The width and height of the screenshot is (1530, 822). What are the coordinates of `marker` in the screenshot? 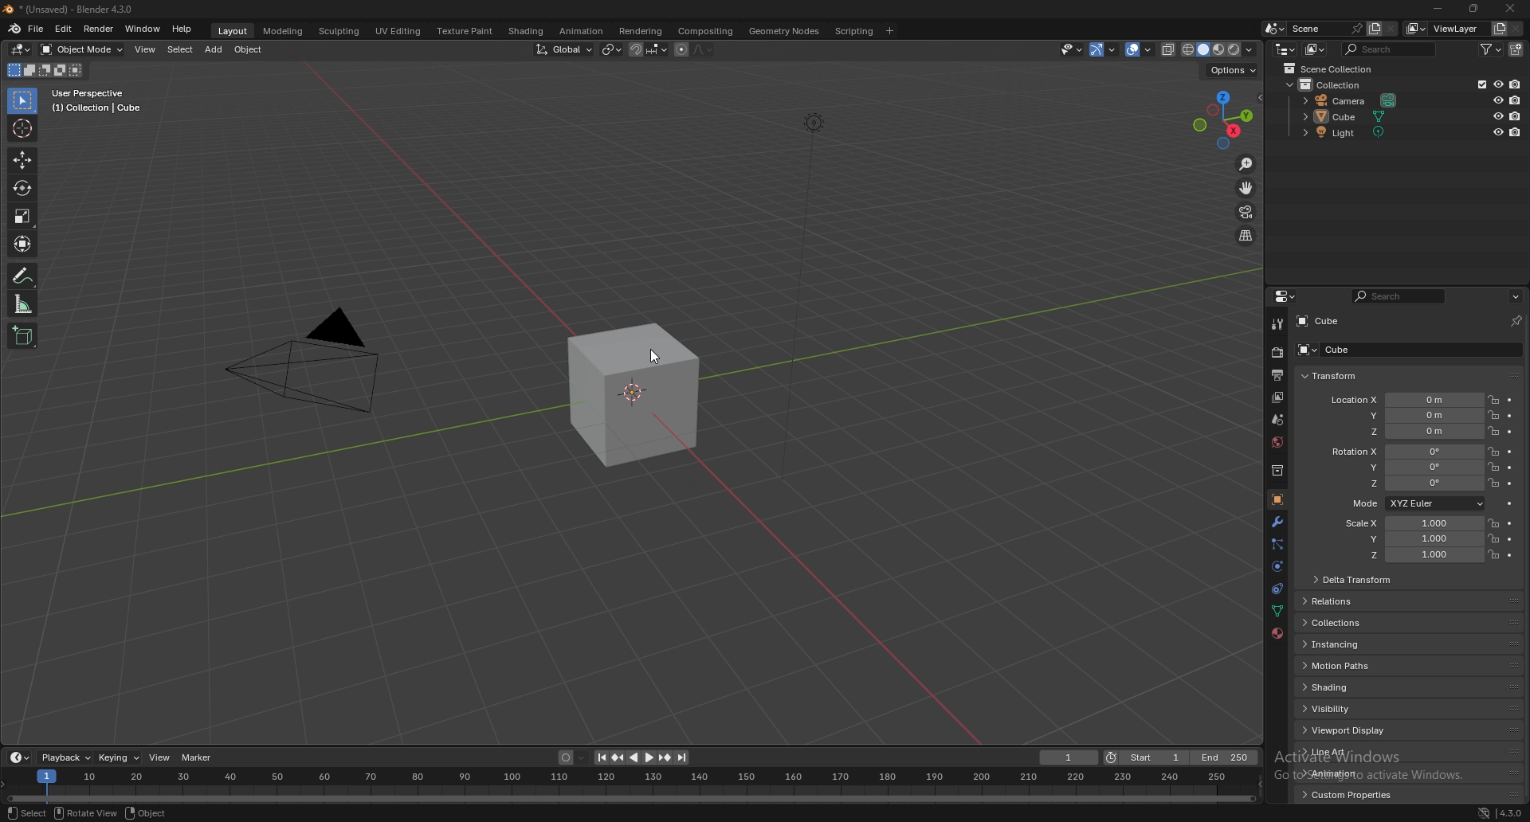 It's located at (198, 757).